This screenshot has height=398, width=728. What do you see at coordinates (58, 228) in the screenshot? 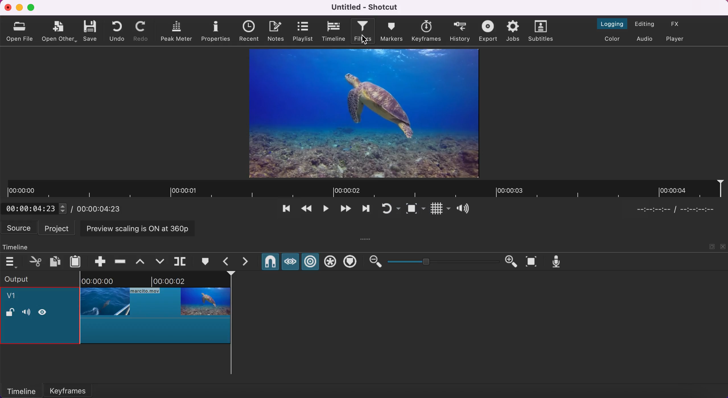
I see `project` at bounding box center [58, 228].